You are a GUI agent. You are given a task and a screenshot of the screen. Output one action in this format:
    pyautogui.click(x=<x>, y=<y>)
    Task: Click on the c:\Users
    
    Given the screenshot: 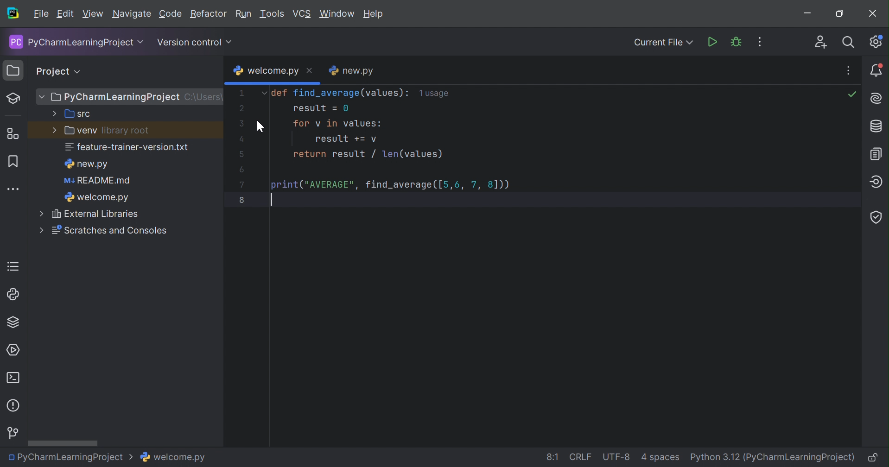 What is the action you would take?
    pyautogui.click(x=205, y=97)
    